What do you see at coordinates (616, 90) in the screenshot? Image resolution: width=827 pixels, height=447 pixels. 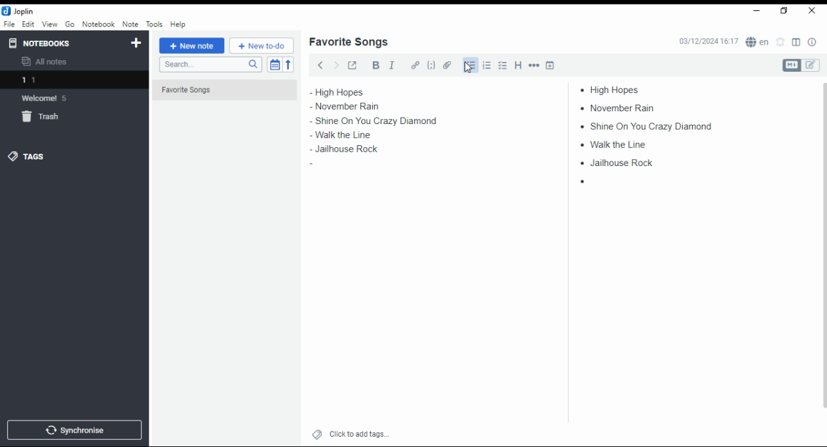 I see `high hopes` at bounding box center [616, 90].